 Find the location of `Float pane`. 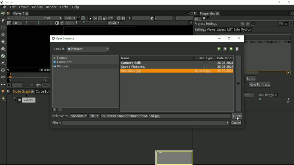

Float pane is located at coordinates (187, 13).